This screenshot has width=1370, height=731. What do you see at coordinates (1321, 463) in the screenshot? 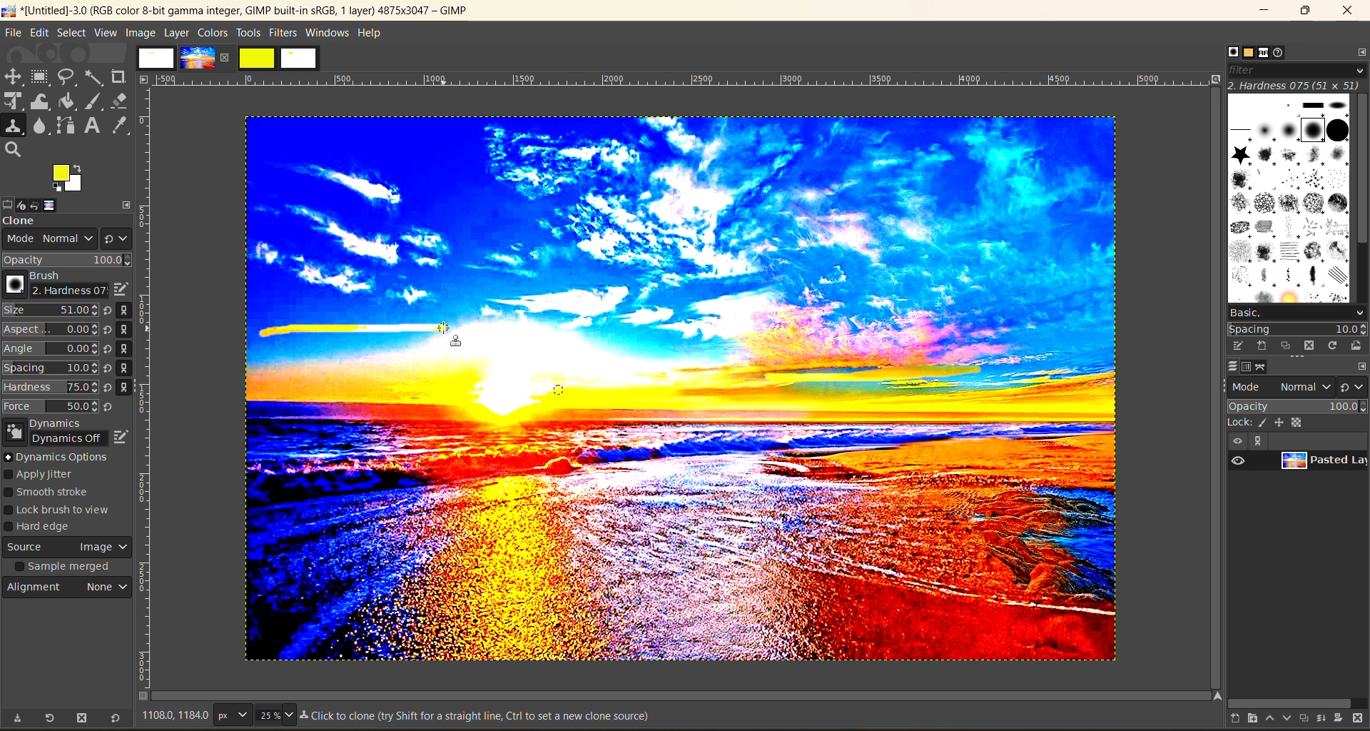
I see `layer` at bounding box center [1321, 463].